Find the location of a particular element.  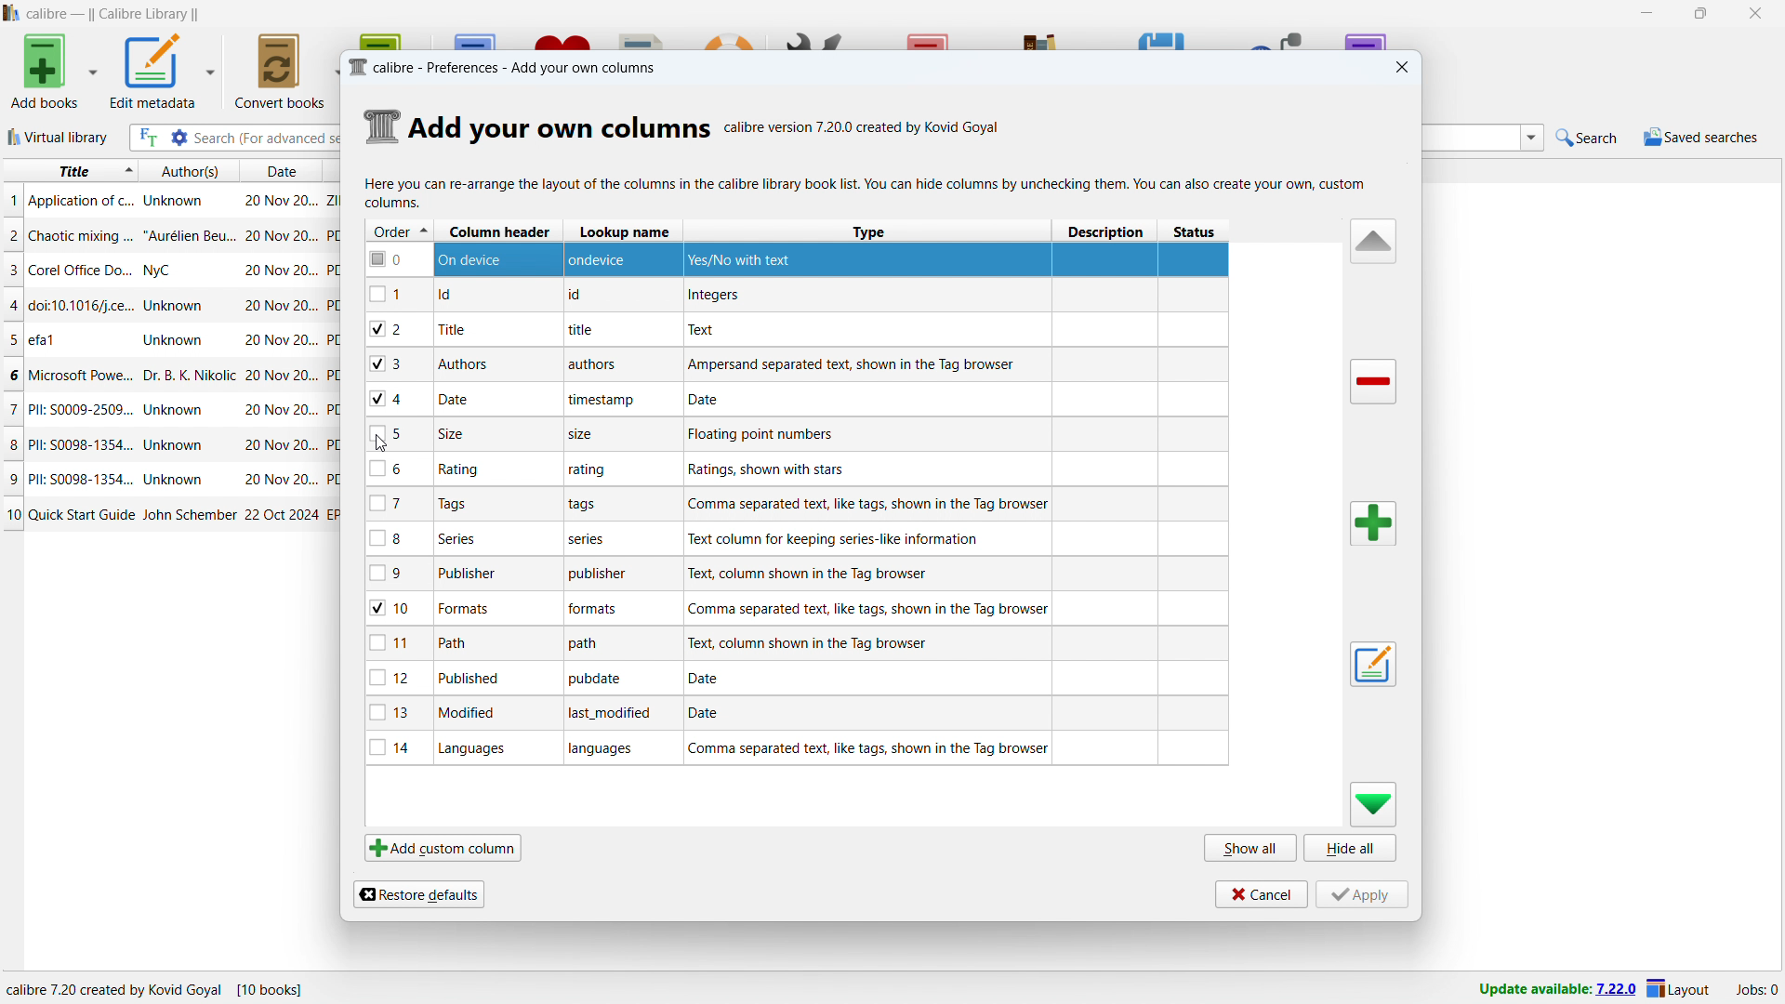

author is located at coordinates (176, 445).